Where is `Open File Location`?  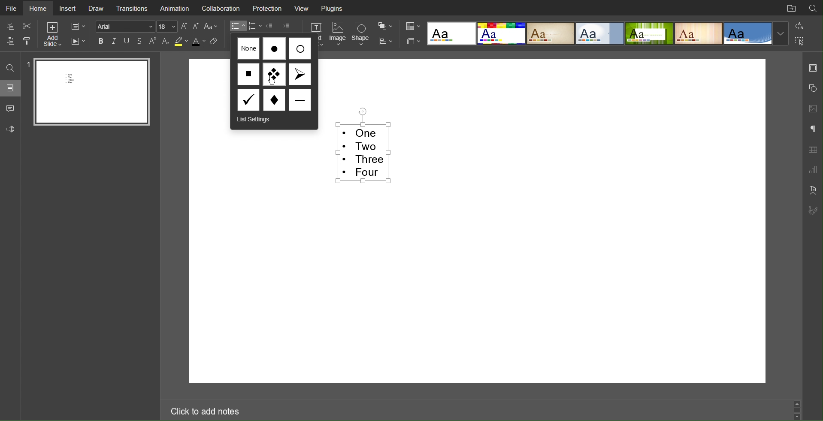 Open File Location is located at coordinates (791, 8).